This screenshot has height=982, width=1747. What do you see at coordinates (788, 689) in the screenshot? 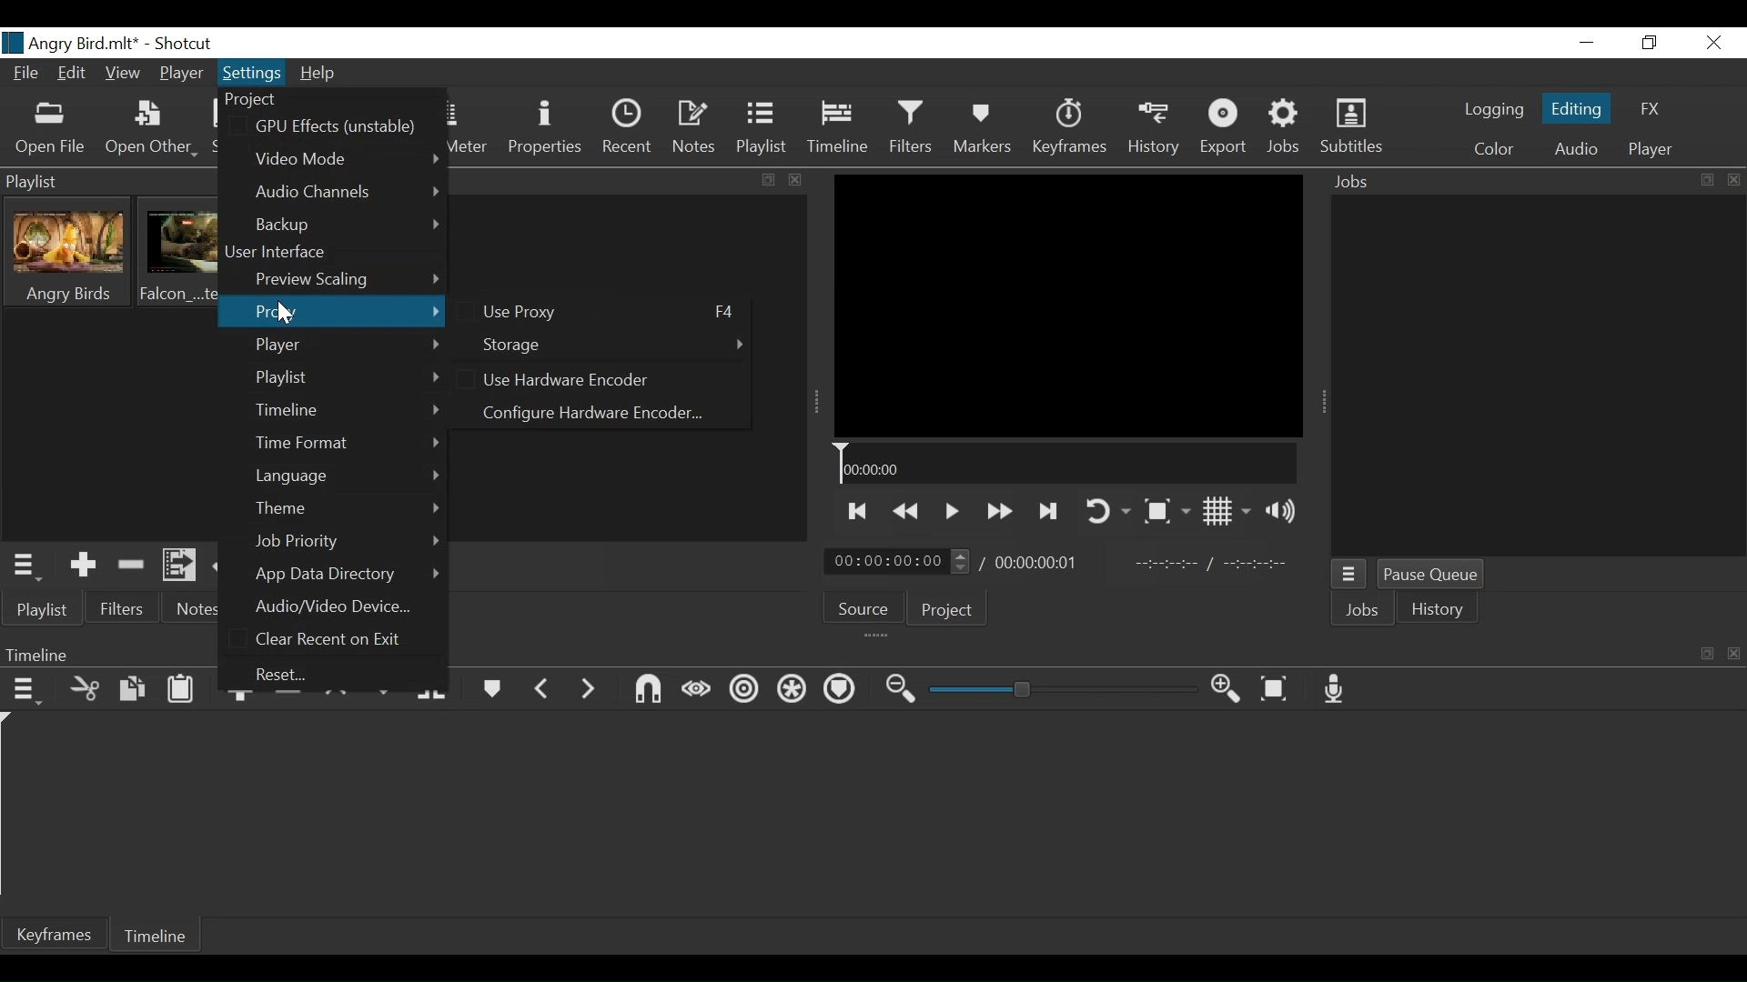
I see `Ripple all tracks` at bounding box center [788, 689].